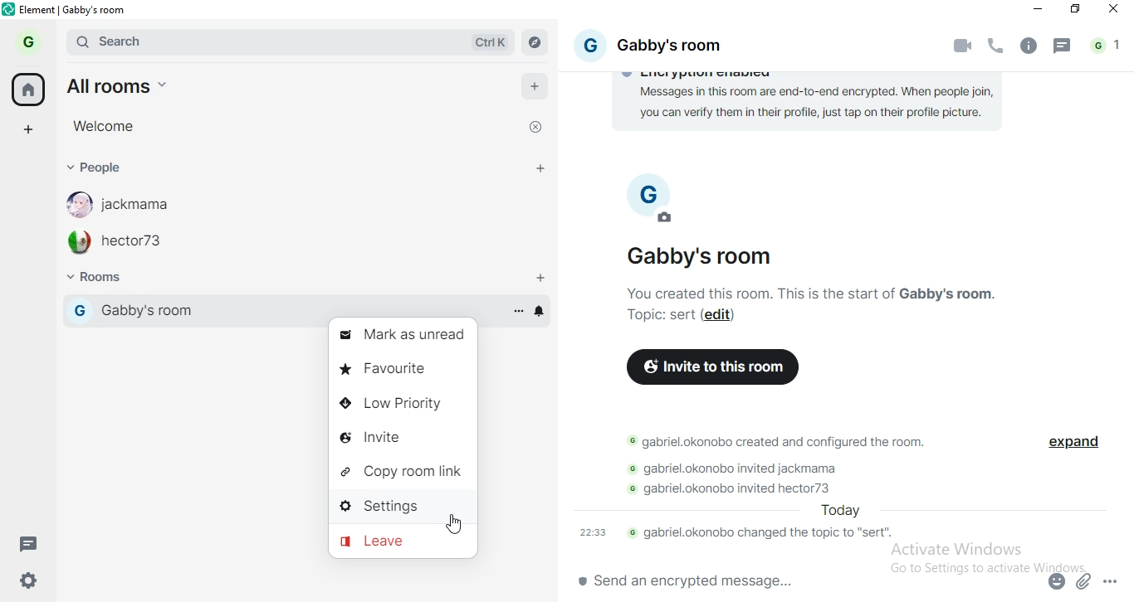 The image size is (1134, 602). I want to click on add, so click(536, 90).